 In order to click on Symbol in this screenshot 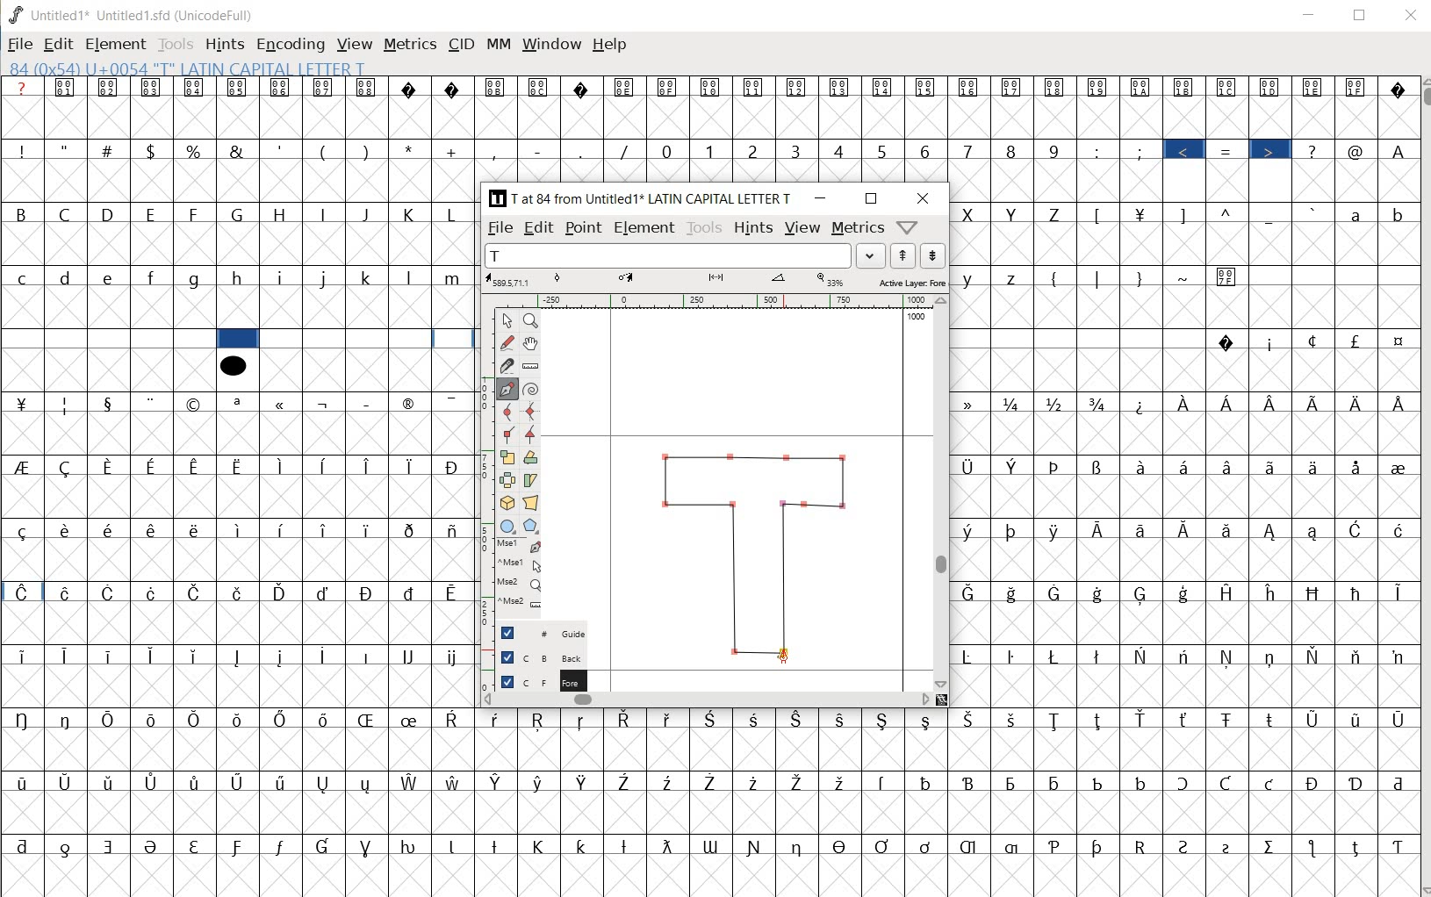, I will do `click(1358, 402)`.